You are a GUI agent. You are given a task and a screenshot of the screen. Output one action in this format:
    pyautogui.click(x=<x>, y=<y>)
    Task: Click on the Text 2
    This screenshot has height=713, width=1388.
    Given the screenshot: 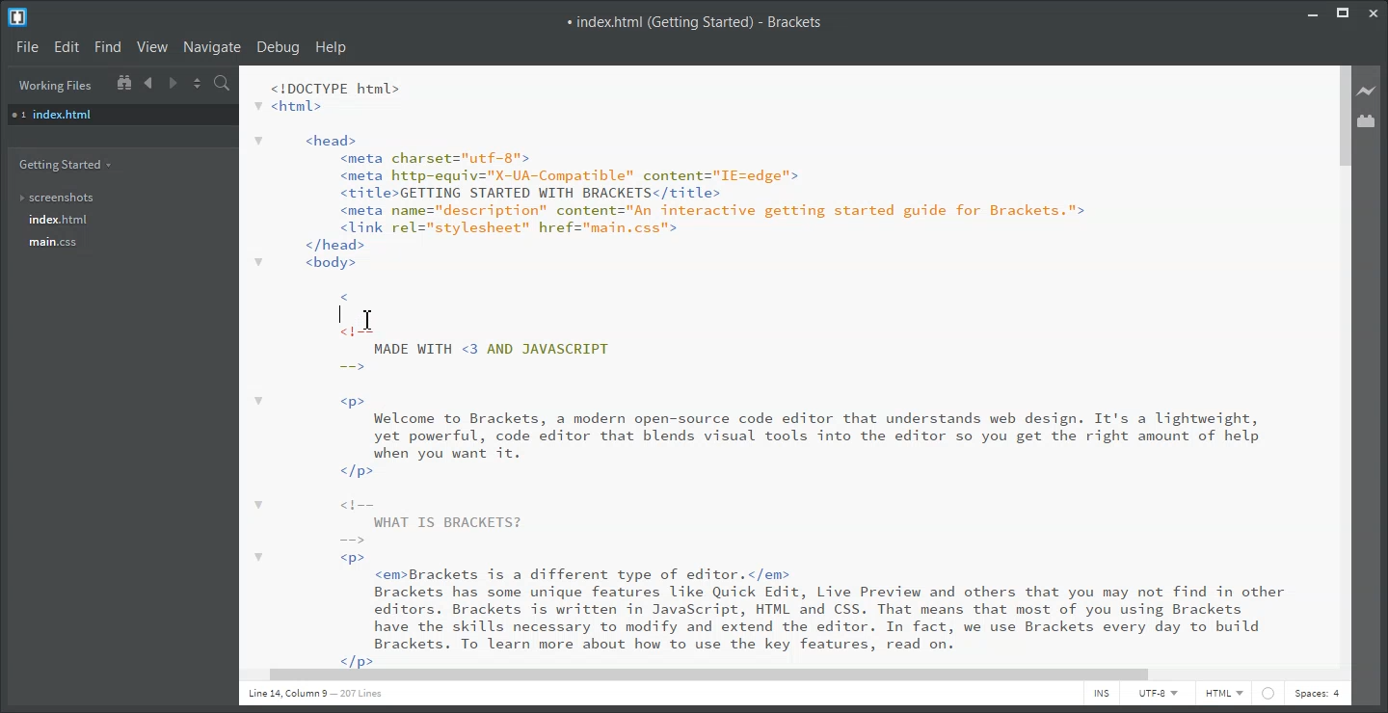 What is the action you would take?
    pyautogui.click(x=769, y=366)
    